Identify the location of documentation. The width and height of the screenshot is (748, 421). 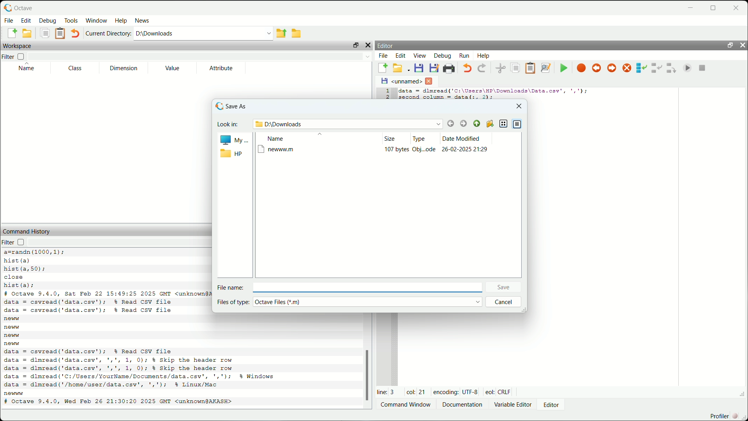
(463, 404).